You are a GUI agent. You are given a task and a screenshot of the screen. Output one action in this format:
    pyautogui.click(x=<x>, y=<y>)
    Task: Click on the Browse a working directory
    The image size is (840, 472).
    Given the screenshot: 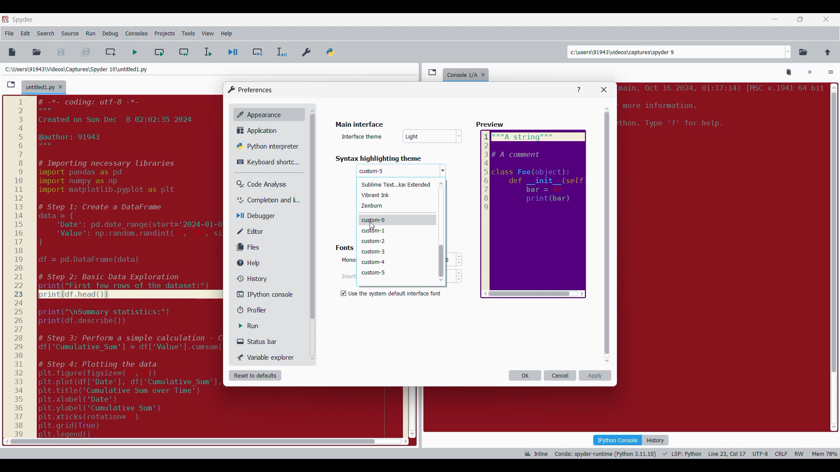 What is the action you would take?
    pyautogui.click(x=803, y=52)
    